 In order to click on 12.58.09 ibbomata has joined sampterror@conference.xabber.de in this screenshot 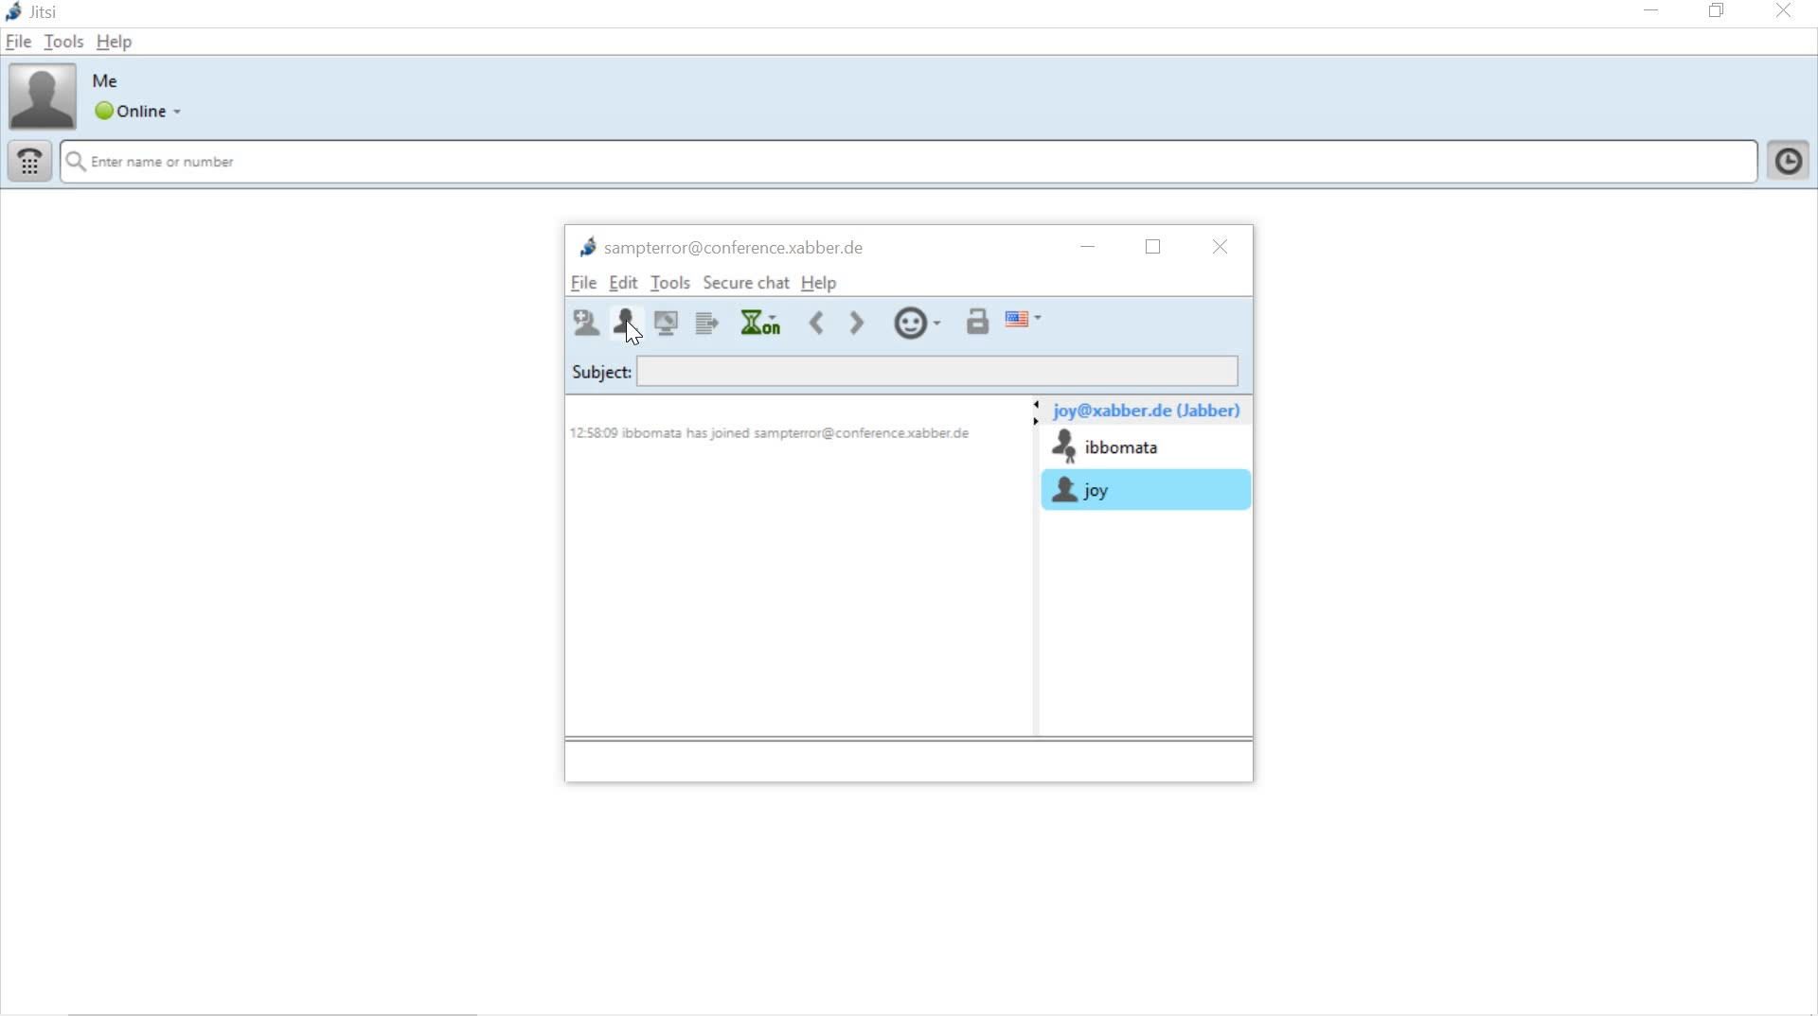, I will do `click(785, 435)`.